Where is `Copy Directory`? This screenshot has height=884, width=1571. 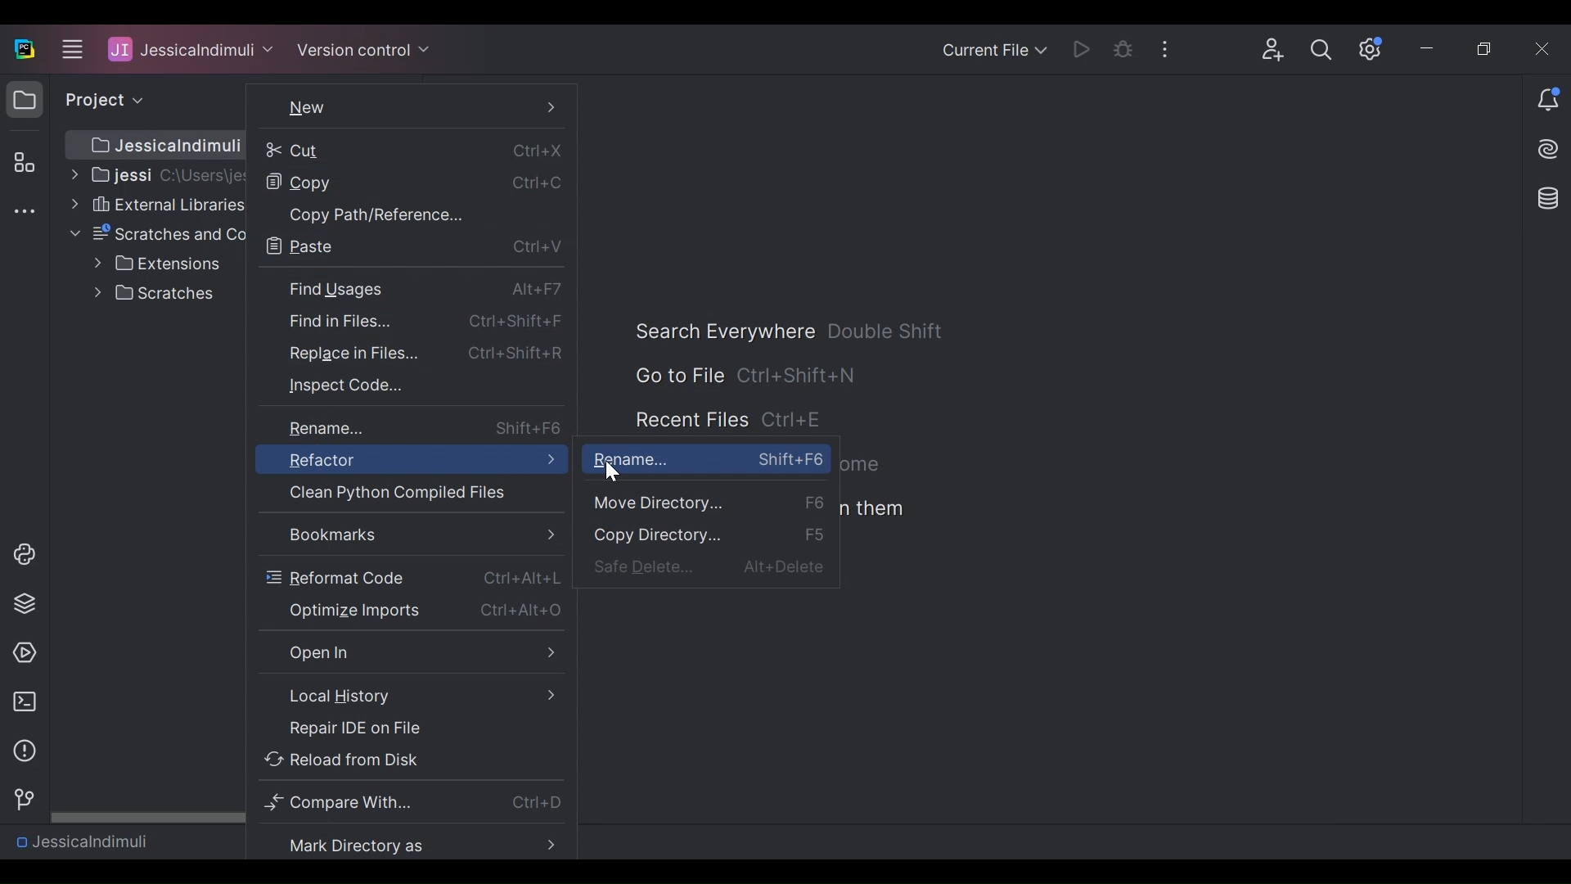
Copy Directory is located at coordinates (711, 535).